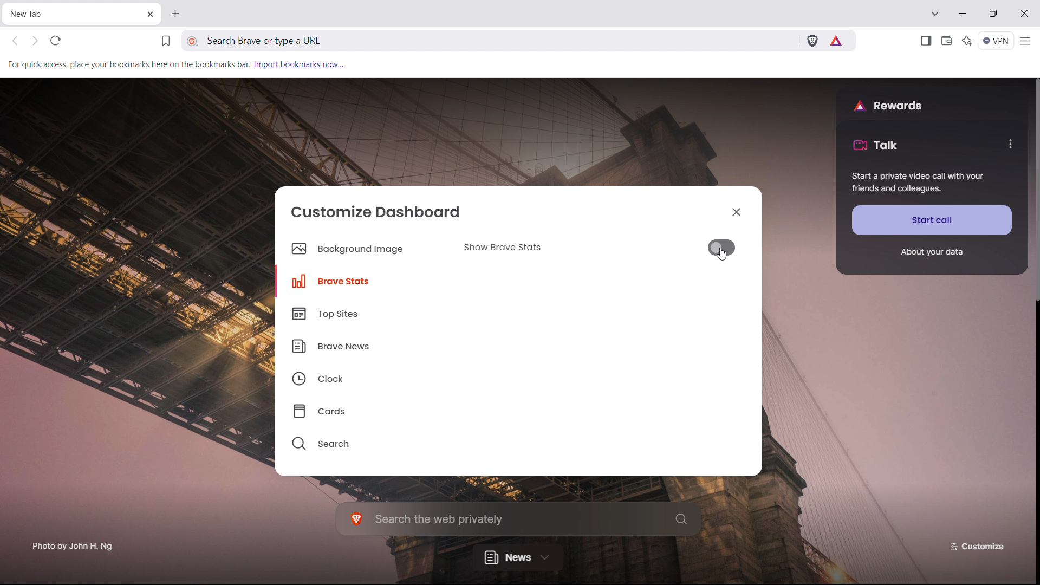 This screenshot has width=1040, height=585. I want to click on rewards, so click(888, 105).